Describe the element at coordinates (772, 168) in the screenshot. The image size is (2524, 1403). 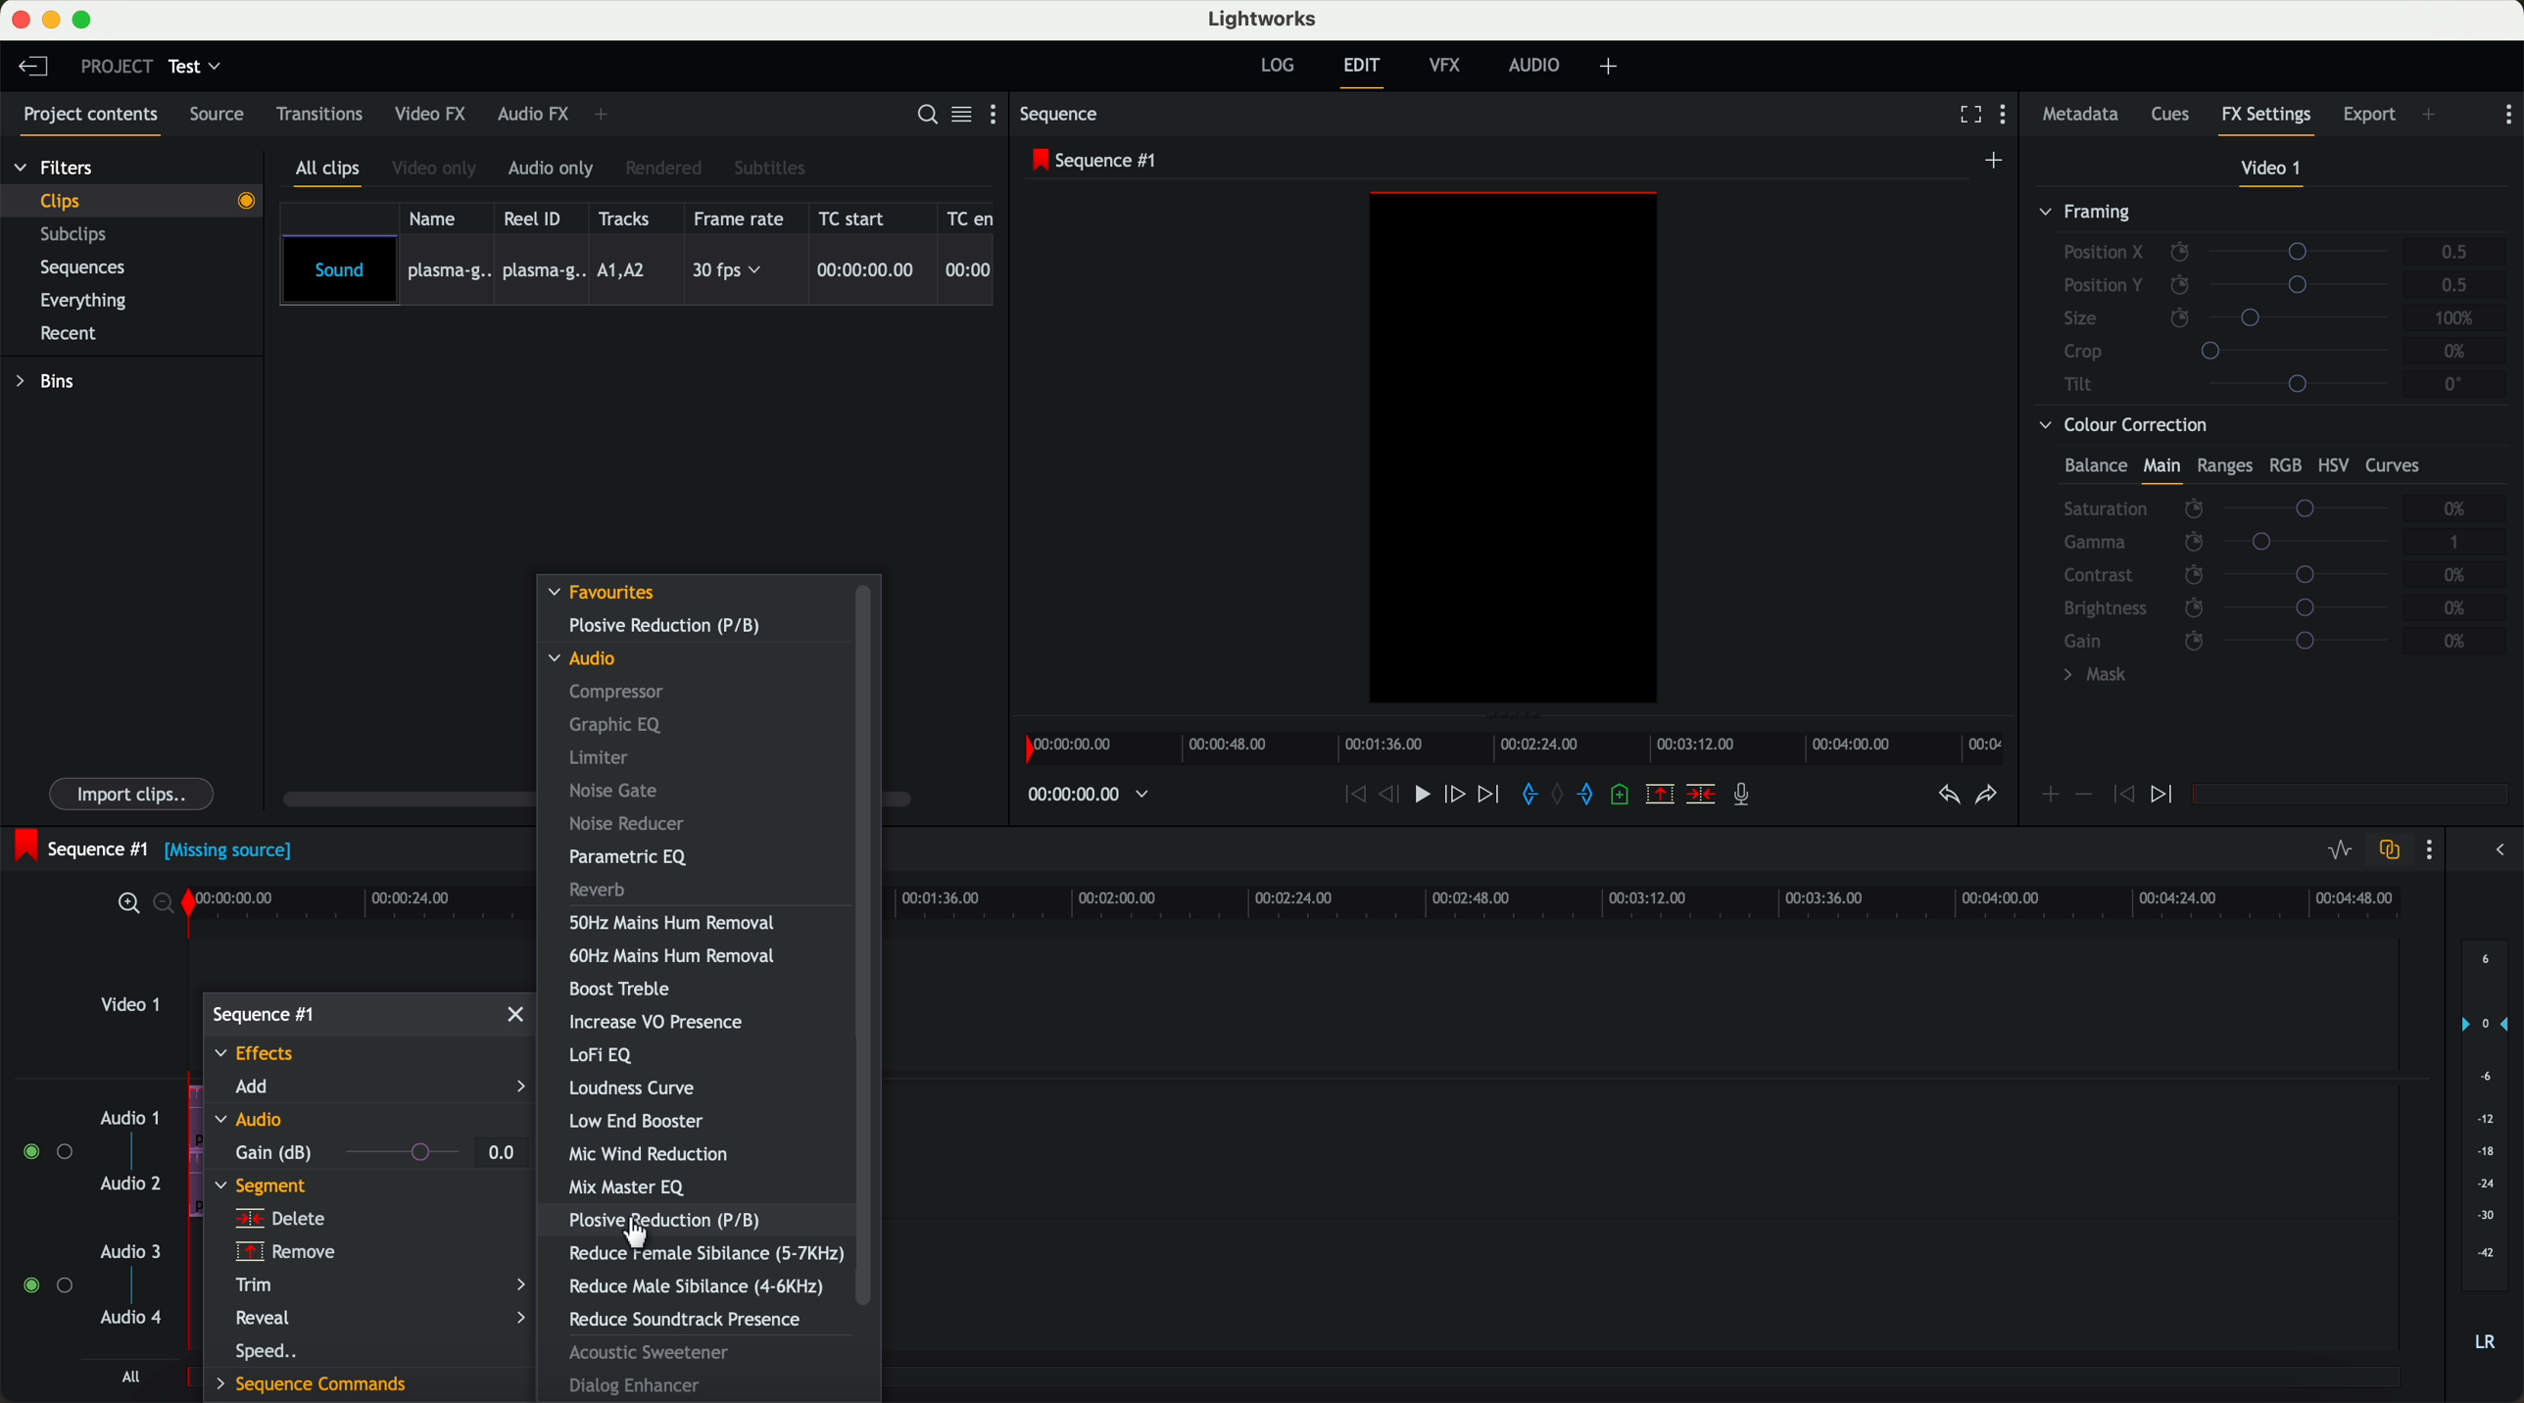
I see `subtitles` at that location.